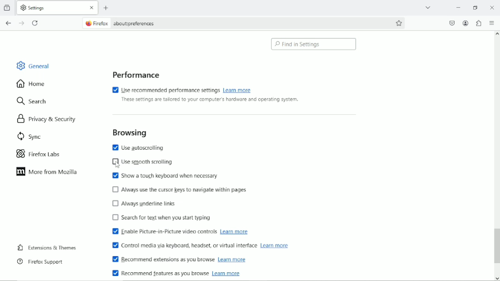  I want to click on search for text when you start typing, so click(162, 218).